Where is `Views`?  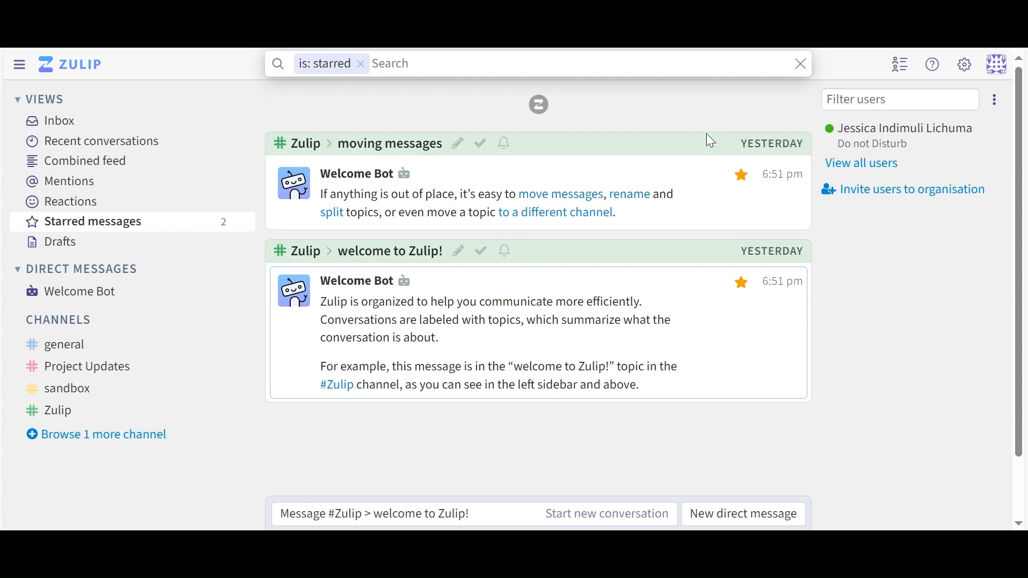
Views is located at coordinates (40, 100).